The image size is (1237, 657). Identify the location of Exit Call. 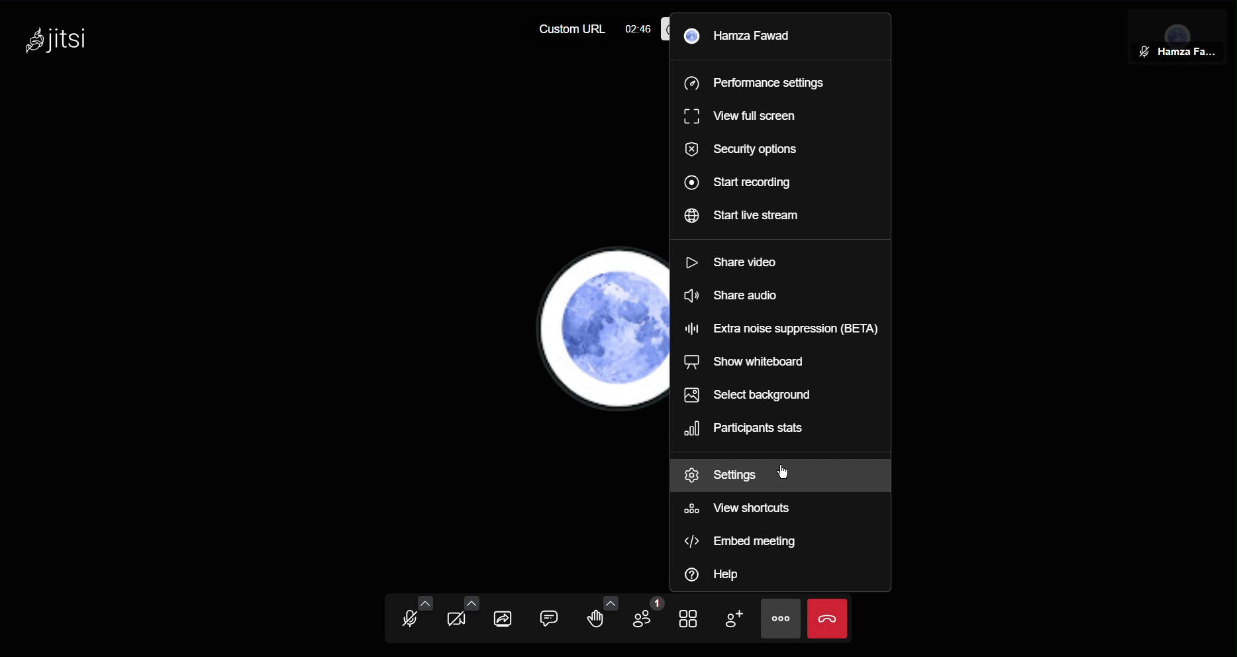
(830, 617).